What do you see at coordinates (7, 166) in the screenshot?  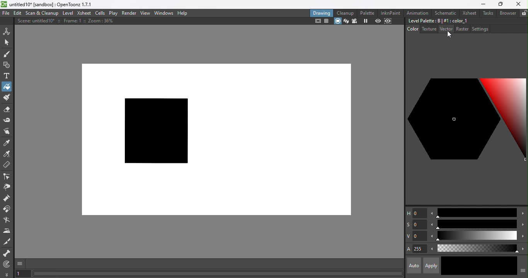 I see `Ruler tool` at bounding box center [7, 166].